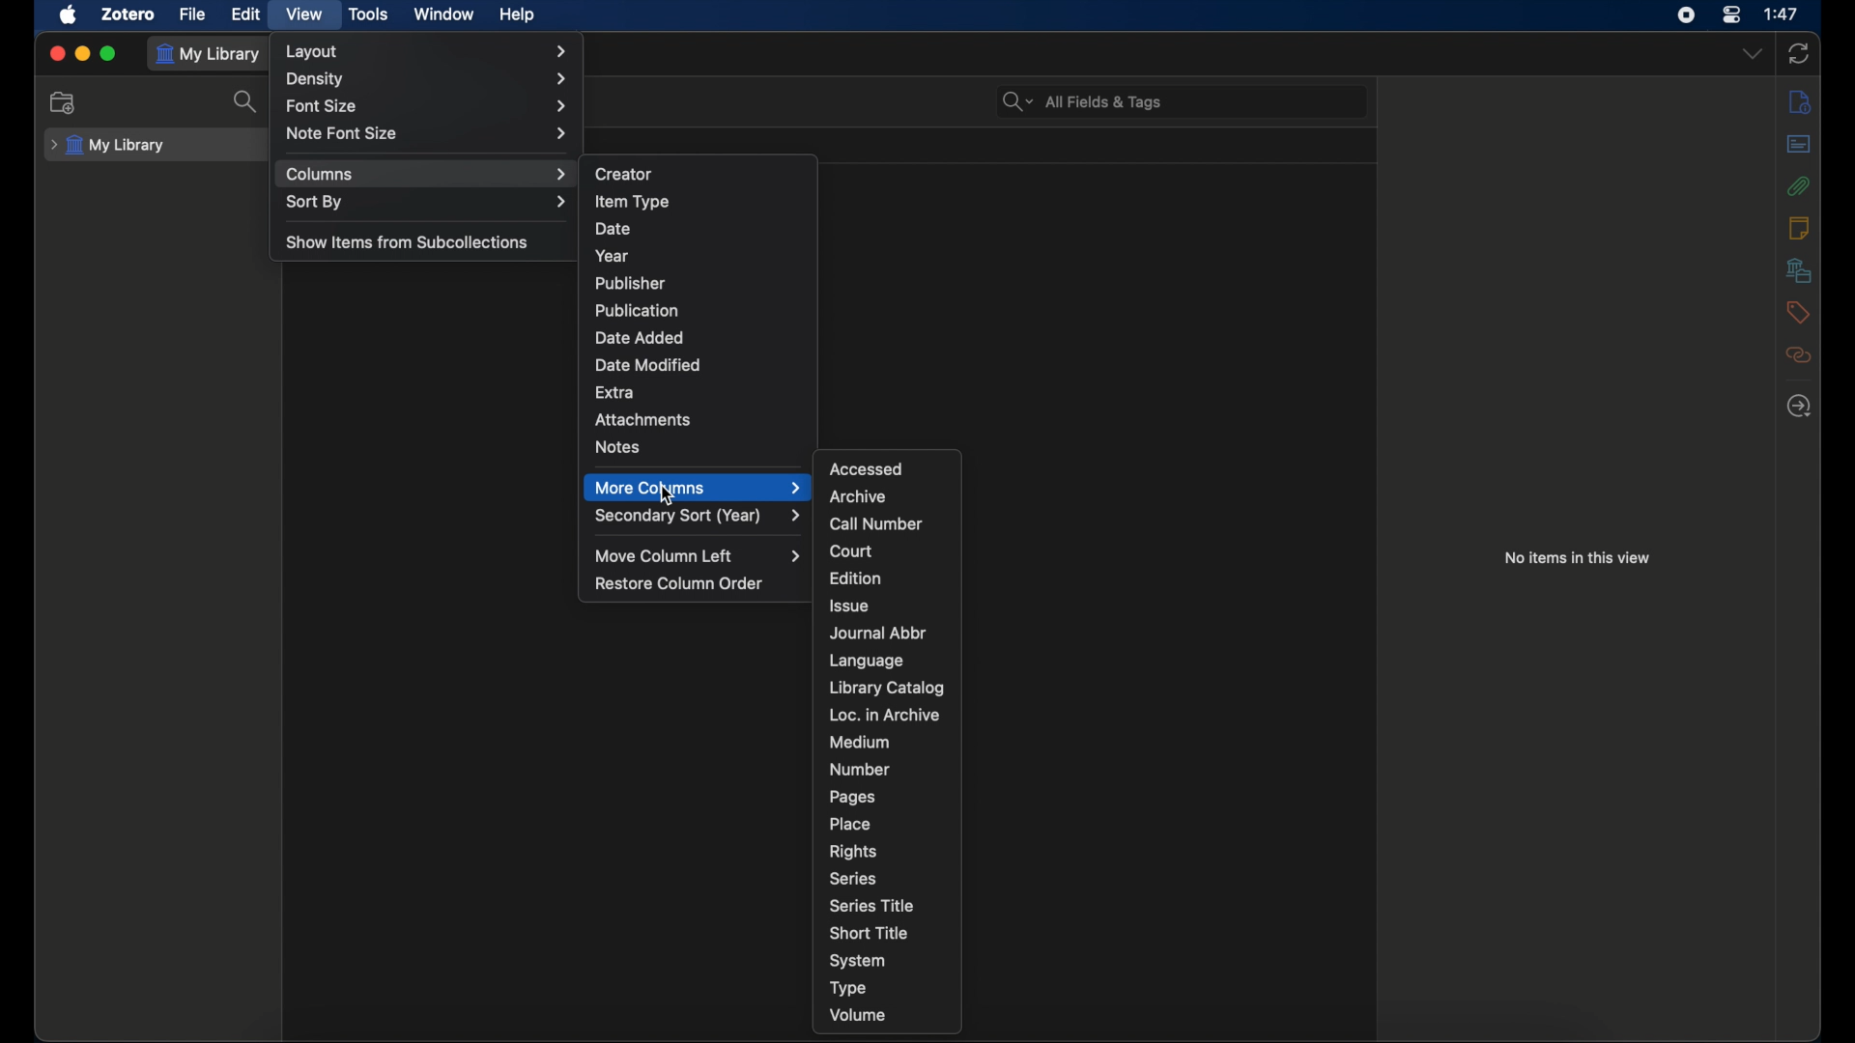  Describe the element at coordinates (112, 146) in the screenshot. I see `my library` at that location.